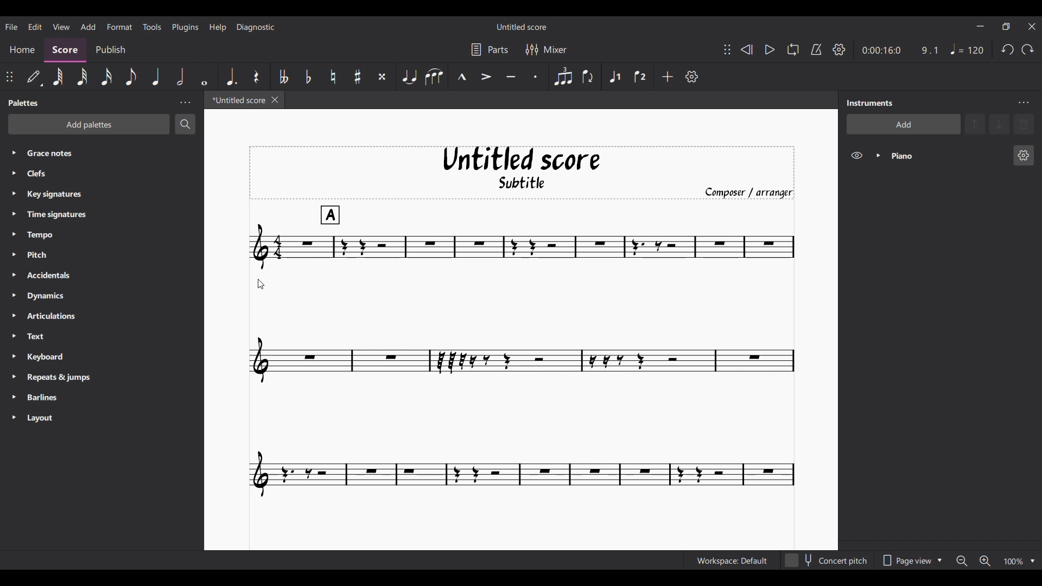  What do you see at coordinates (490, 49) in the screenshot?
I see `Parts` at bounding box center [490, 49].